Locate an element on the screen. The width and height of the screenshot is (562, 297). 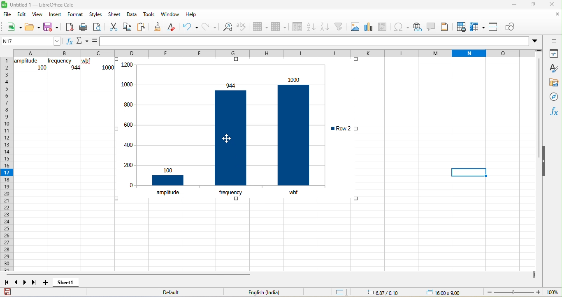
previous sheet is located at coordinates (17, 283).